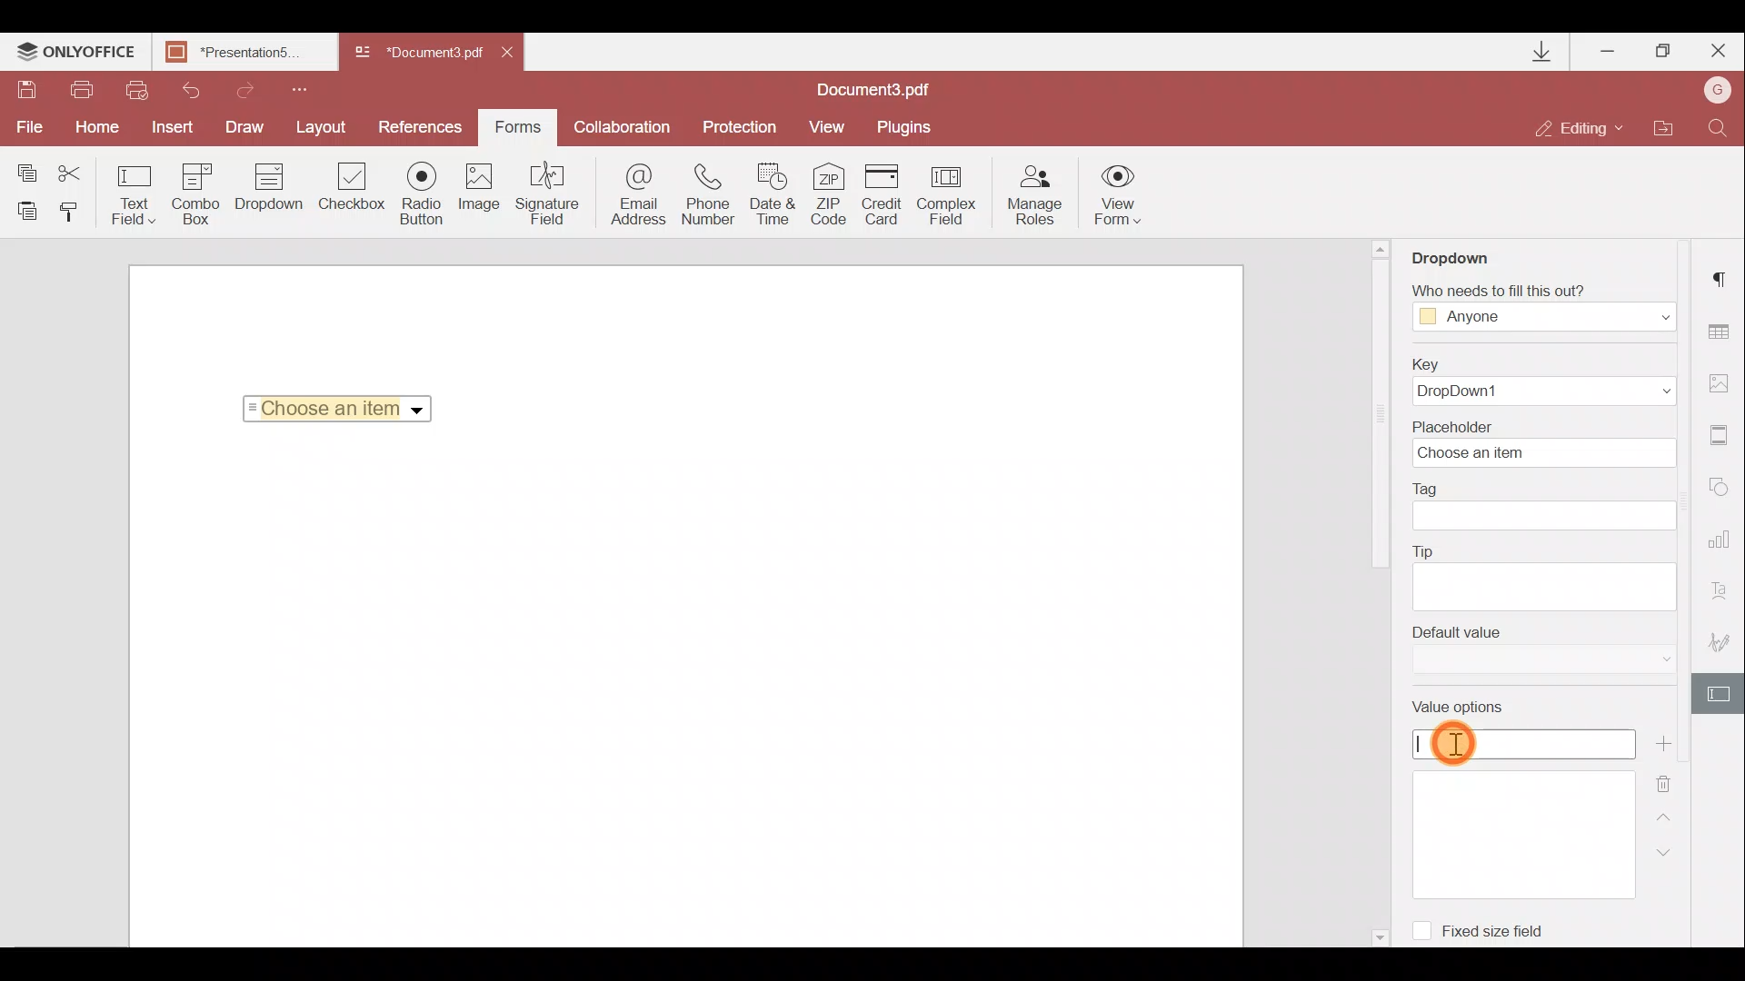 Image resolution: width=1745 pixels, height=981 pixels. What do you see at coordinates (1378, 417) in the screenshot?
I see `scroll bar` at bounding box center [1378, 417].